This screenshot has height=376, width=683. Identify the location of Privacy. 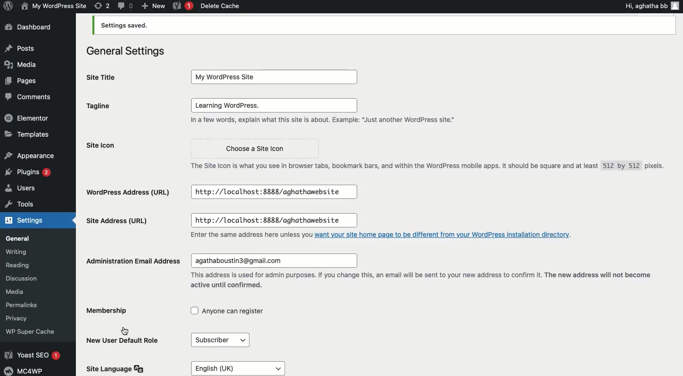
(19, 317).